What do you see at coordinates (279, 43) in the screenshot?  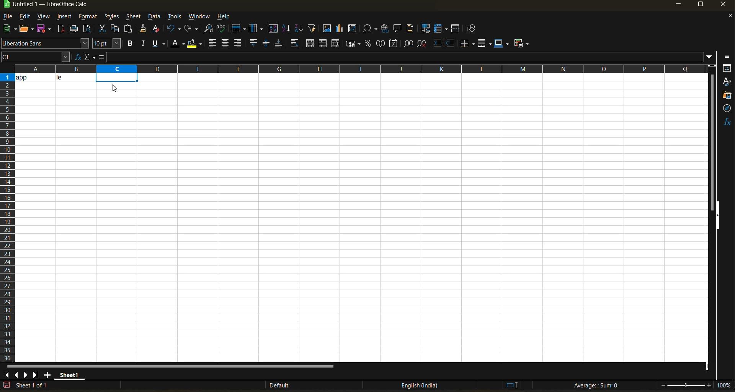 I see `align bottom` at bounding box center [279, 43].